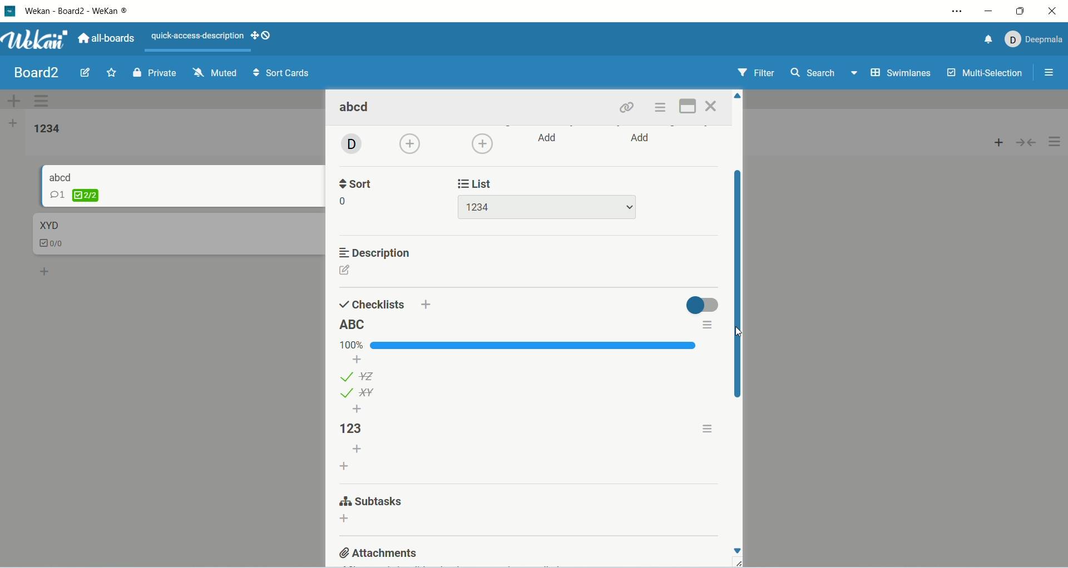 This screenshot has width=1068, height=568. Describe the element at coordinates (706, 326) in the screenshot. I see `options` at that location.